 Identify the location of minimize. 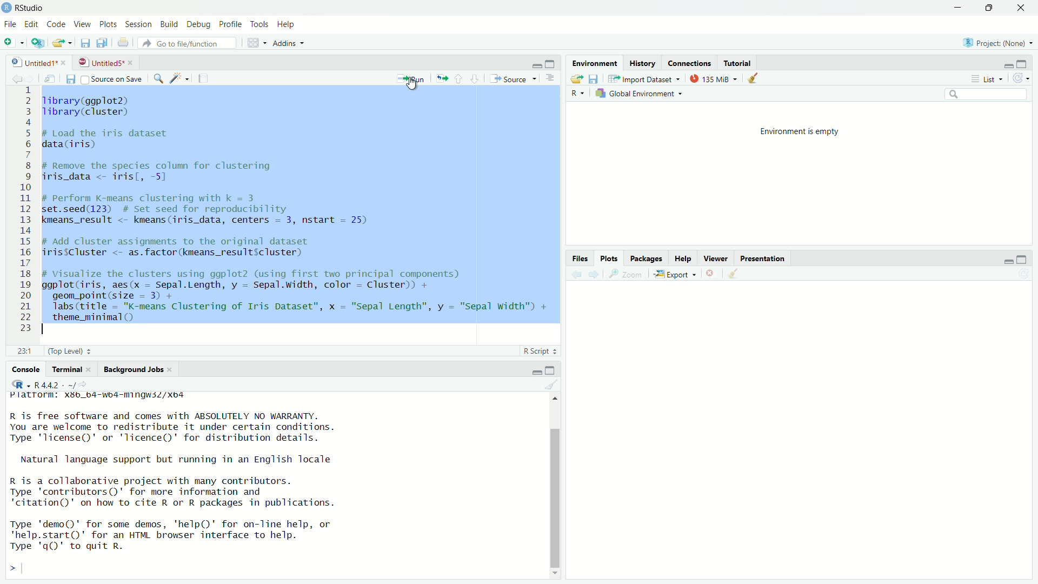
(1004, 65).